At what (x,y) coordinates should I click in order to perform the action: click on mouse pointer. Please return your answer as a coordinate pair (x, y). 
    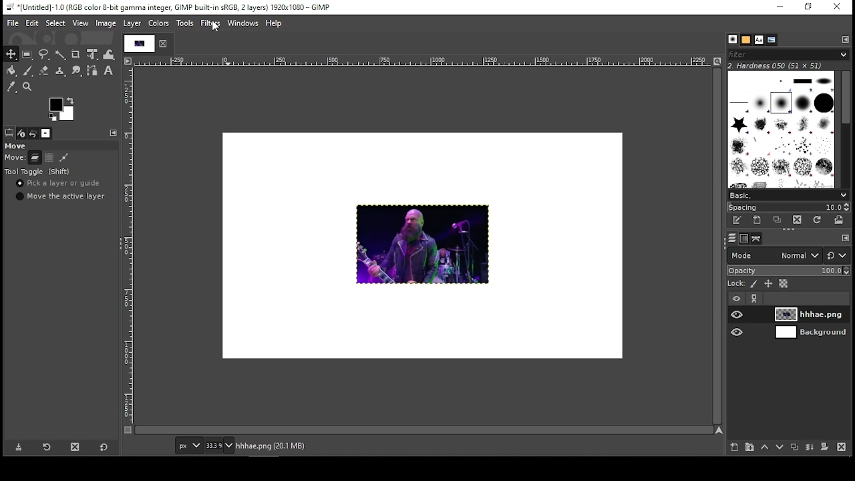
    Looking at the image, I should click on (216, 29).